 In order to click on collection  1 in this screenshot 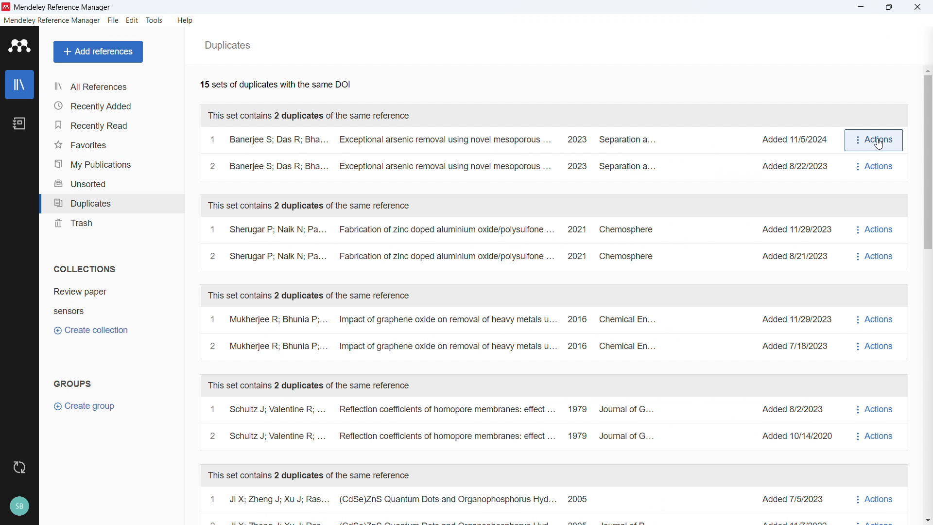, I will do `click(107, 291)`.